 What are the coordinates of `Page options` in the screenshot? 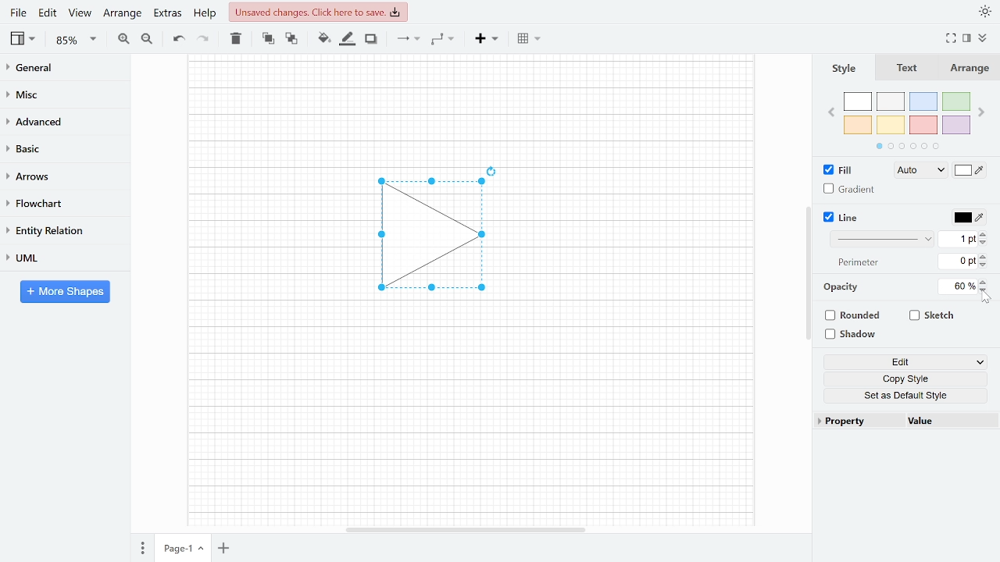 It's located at (203, 550).